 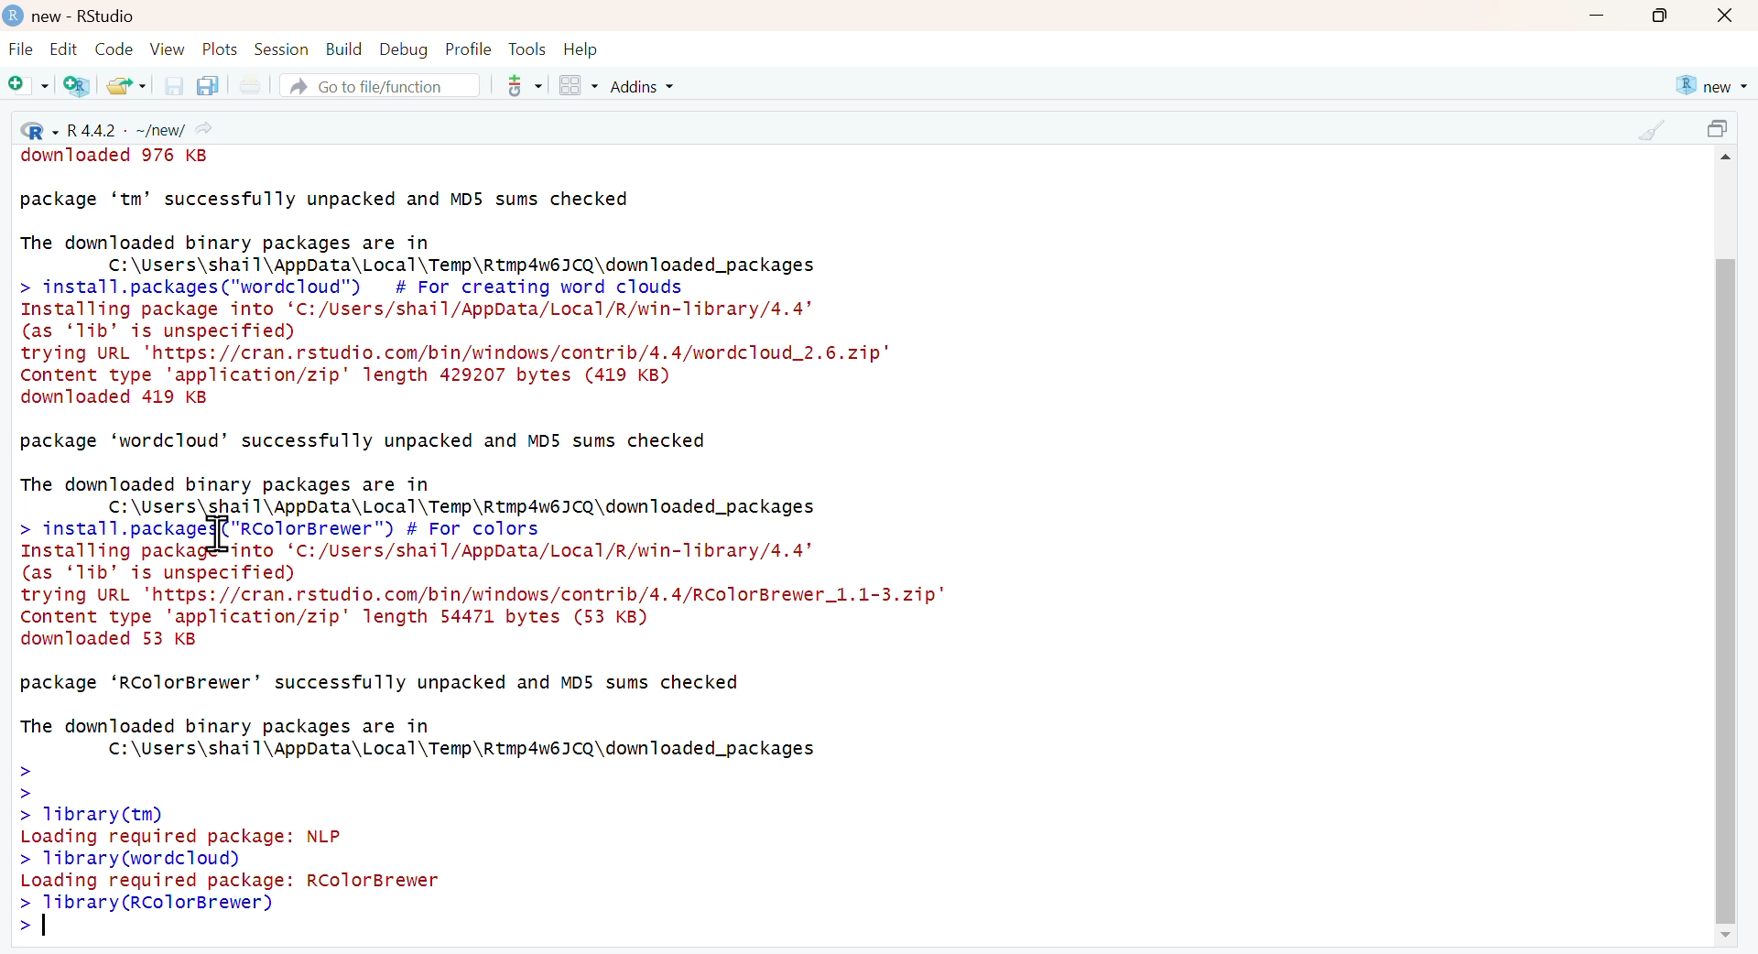 I want to click on downloaded 976 KB, so click(x=121, y=157).